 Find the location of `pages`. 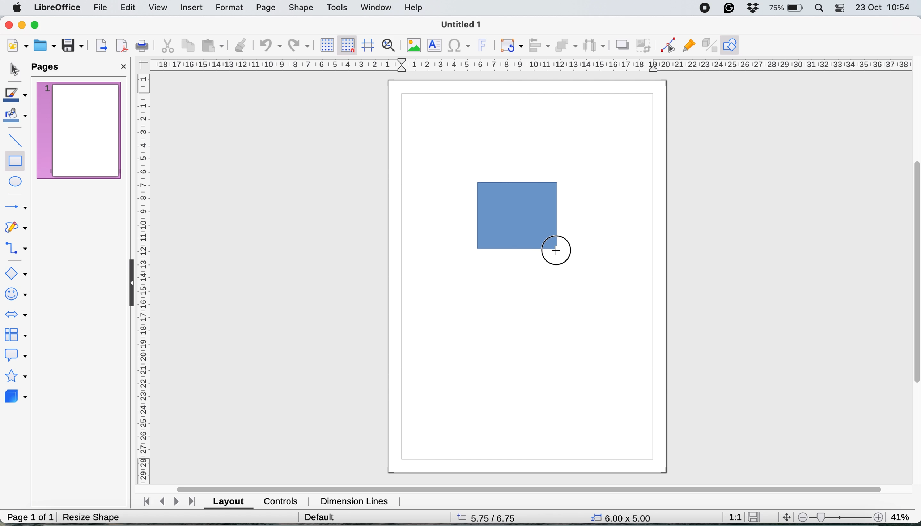

pages is located at coordinates (48, 68).